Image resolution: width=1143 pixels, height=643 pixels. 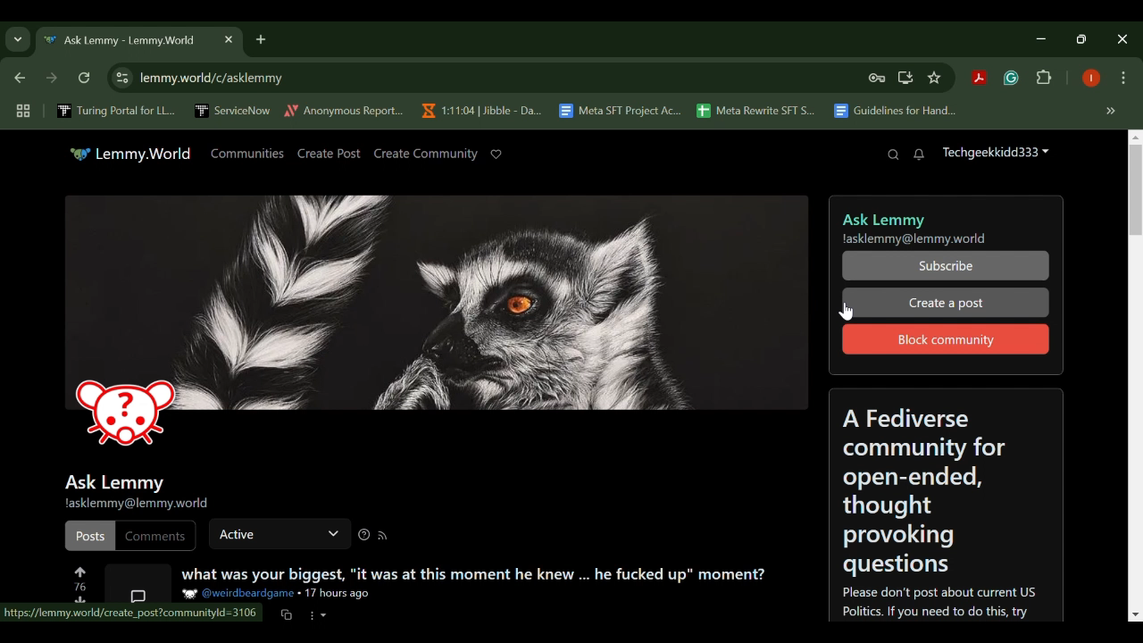 I want to click on Post Icon, so click(x=136, y=584).